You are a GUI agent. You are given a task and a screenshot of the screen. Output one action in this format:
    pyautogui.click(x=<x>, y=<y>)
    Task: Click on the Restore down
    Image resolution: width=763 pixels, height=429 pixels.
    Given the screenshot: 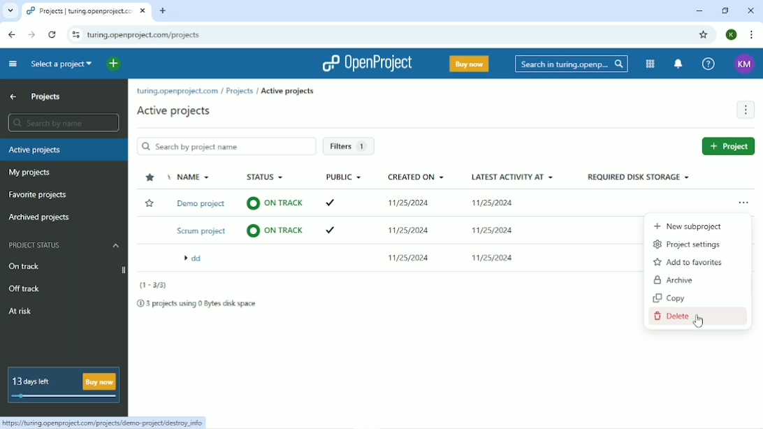 What is the action you would take?
    pyautogui.click(x=725, y=11)
    